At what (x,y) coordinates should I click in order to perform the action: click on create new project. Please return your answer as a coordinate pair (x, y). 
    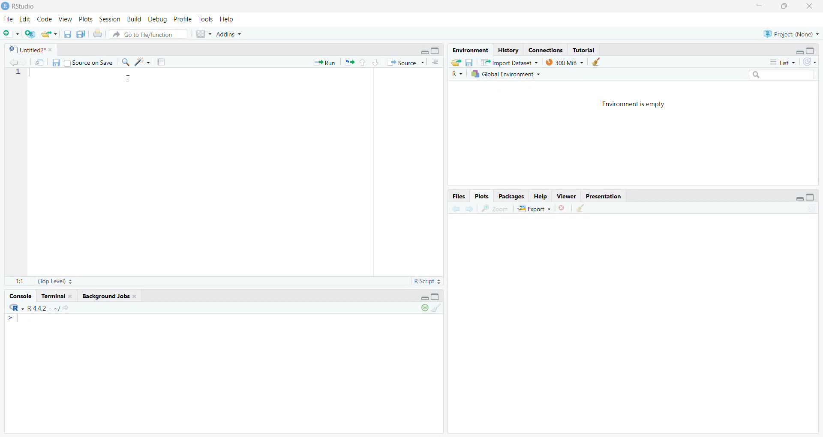
    Looking at the image, I should click on (29, 33).